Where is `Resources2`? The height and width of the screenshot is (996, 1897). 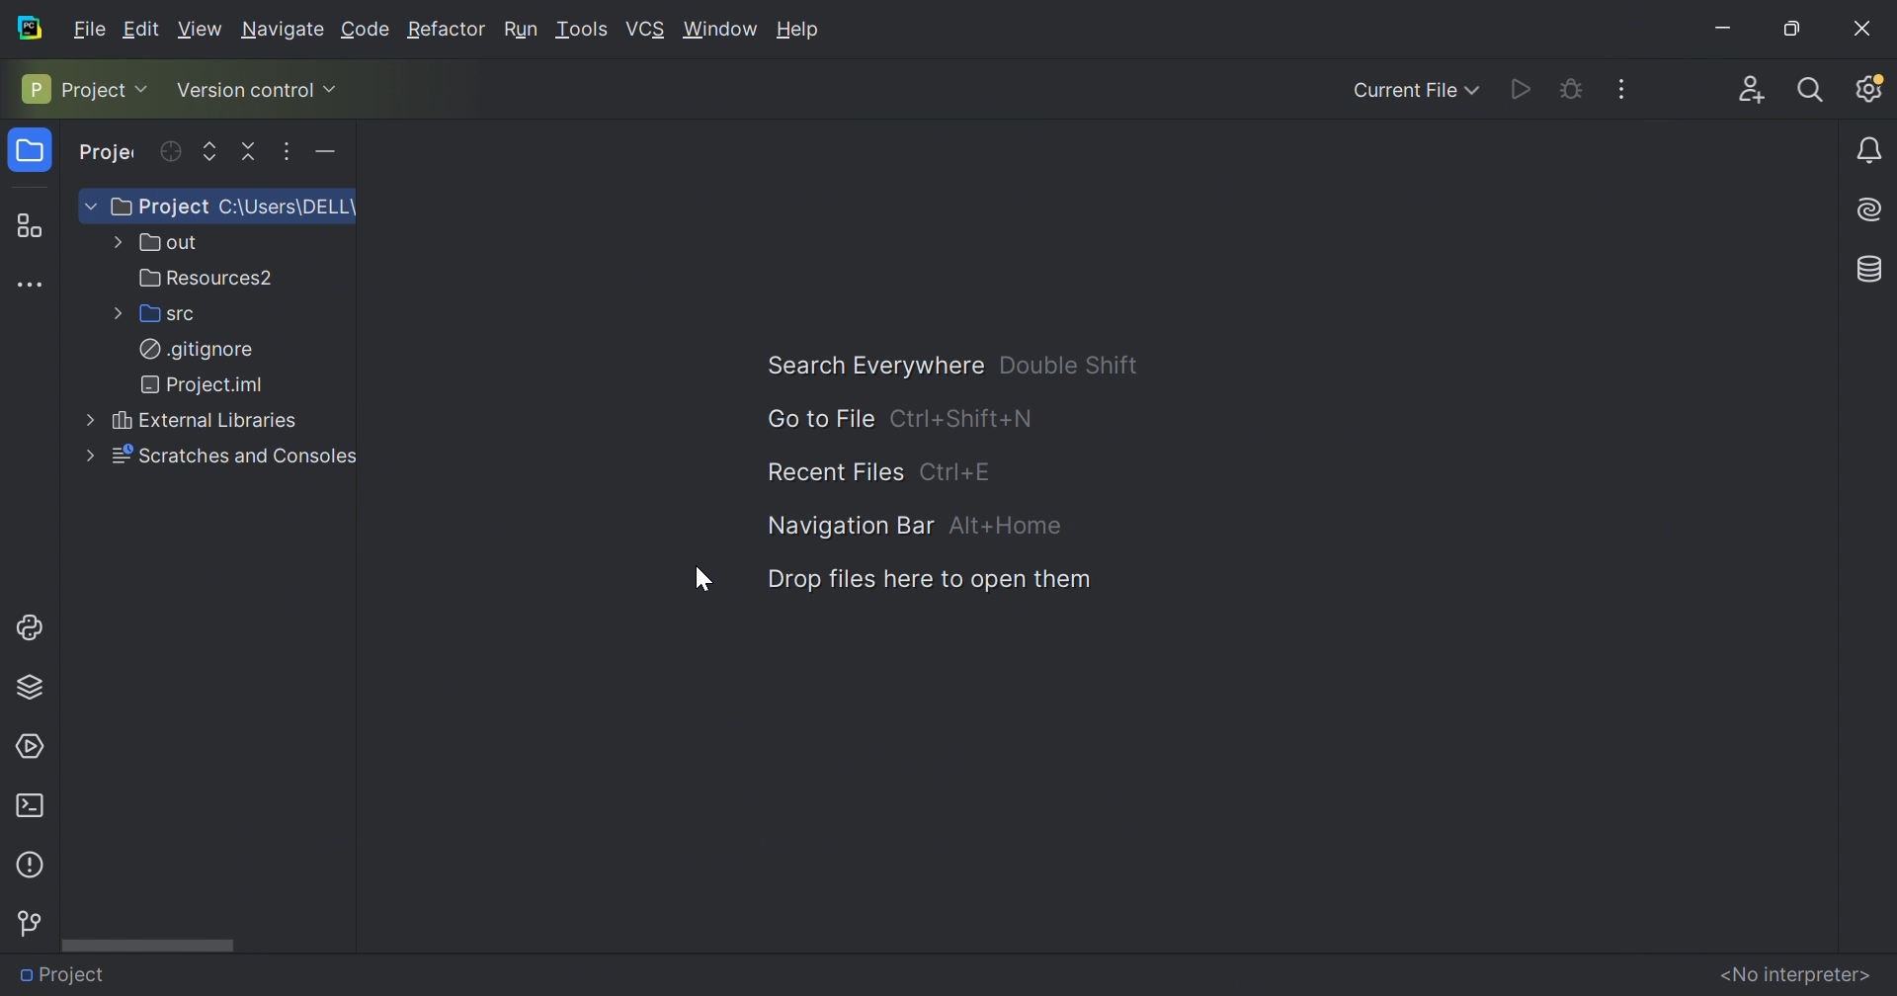 Resources2 is located at coordinates (205, 278).